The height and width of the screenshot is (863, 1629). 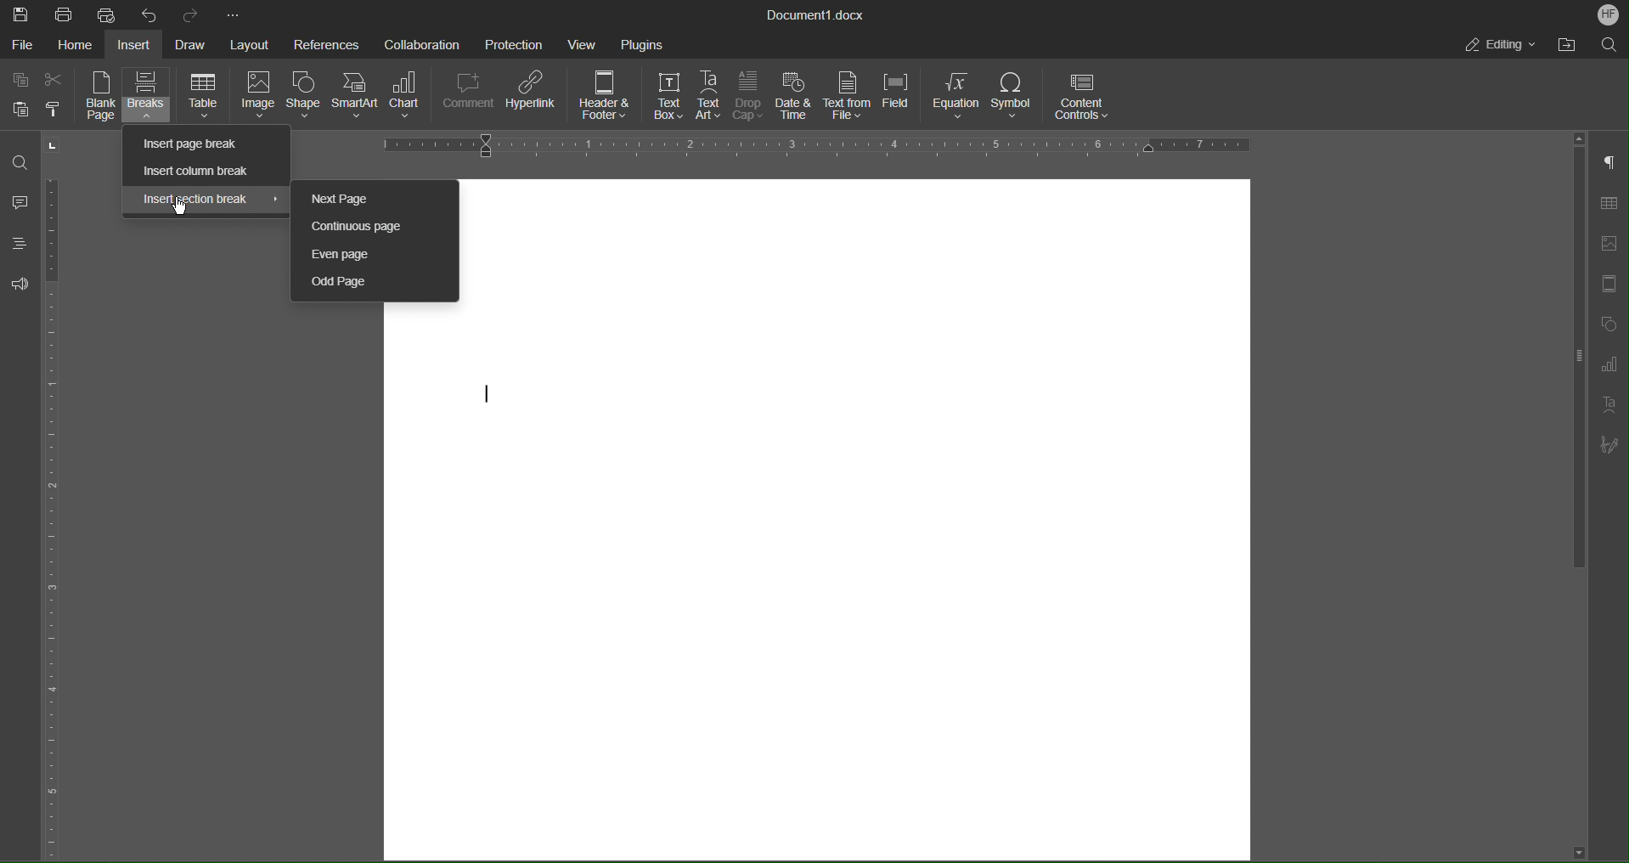 What do you see at coordinates (65, 13) in the screenshot?
I see `Print ` at bounding box center [65, 13].